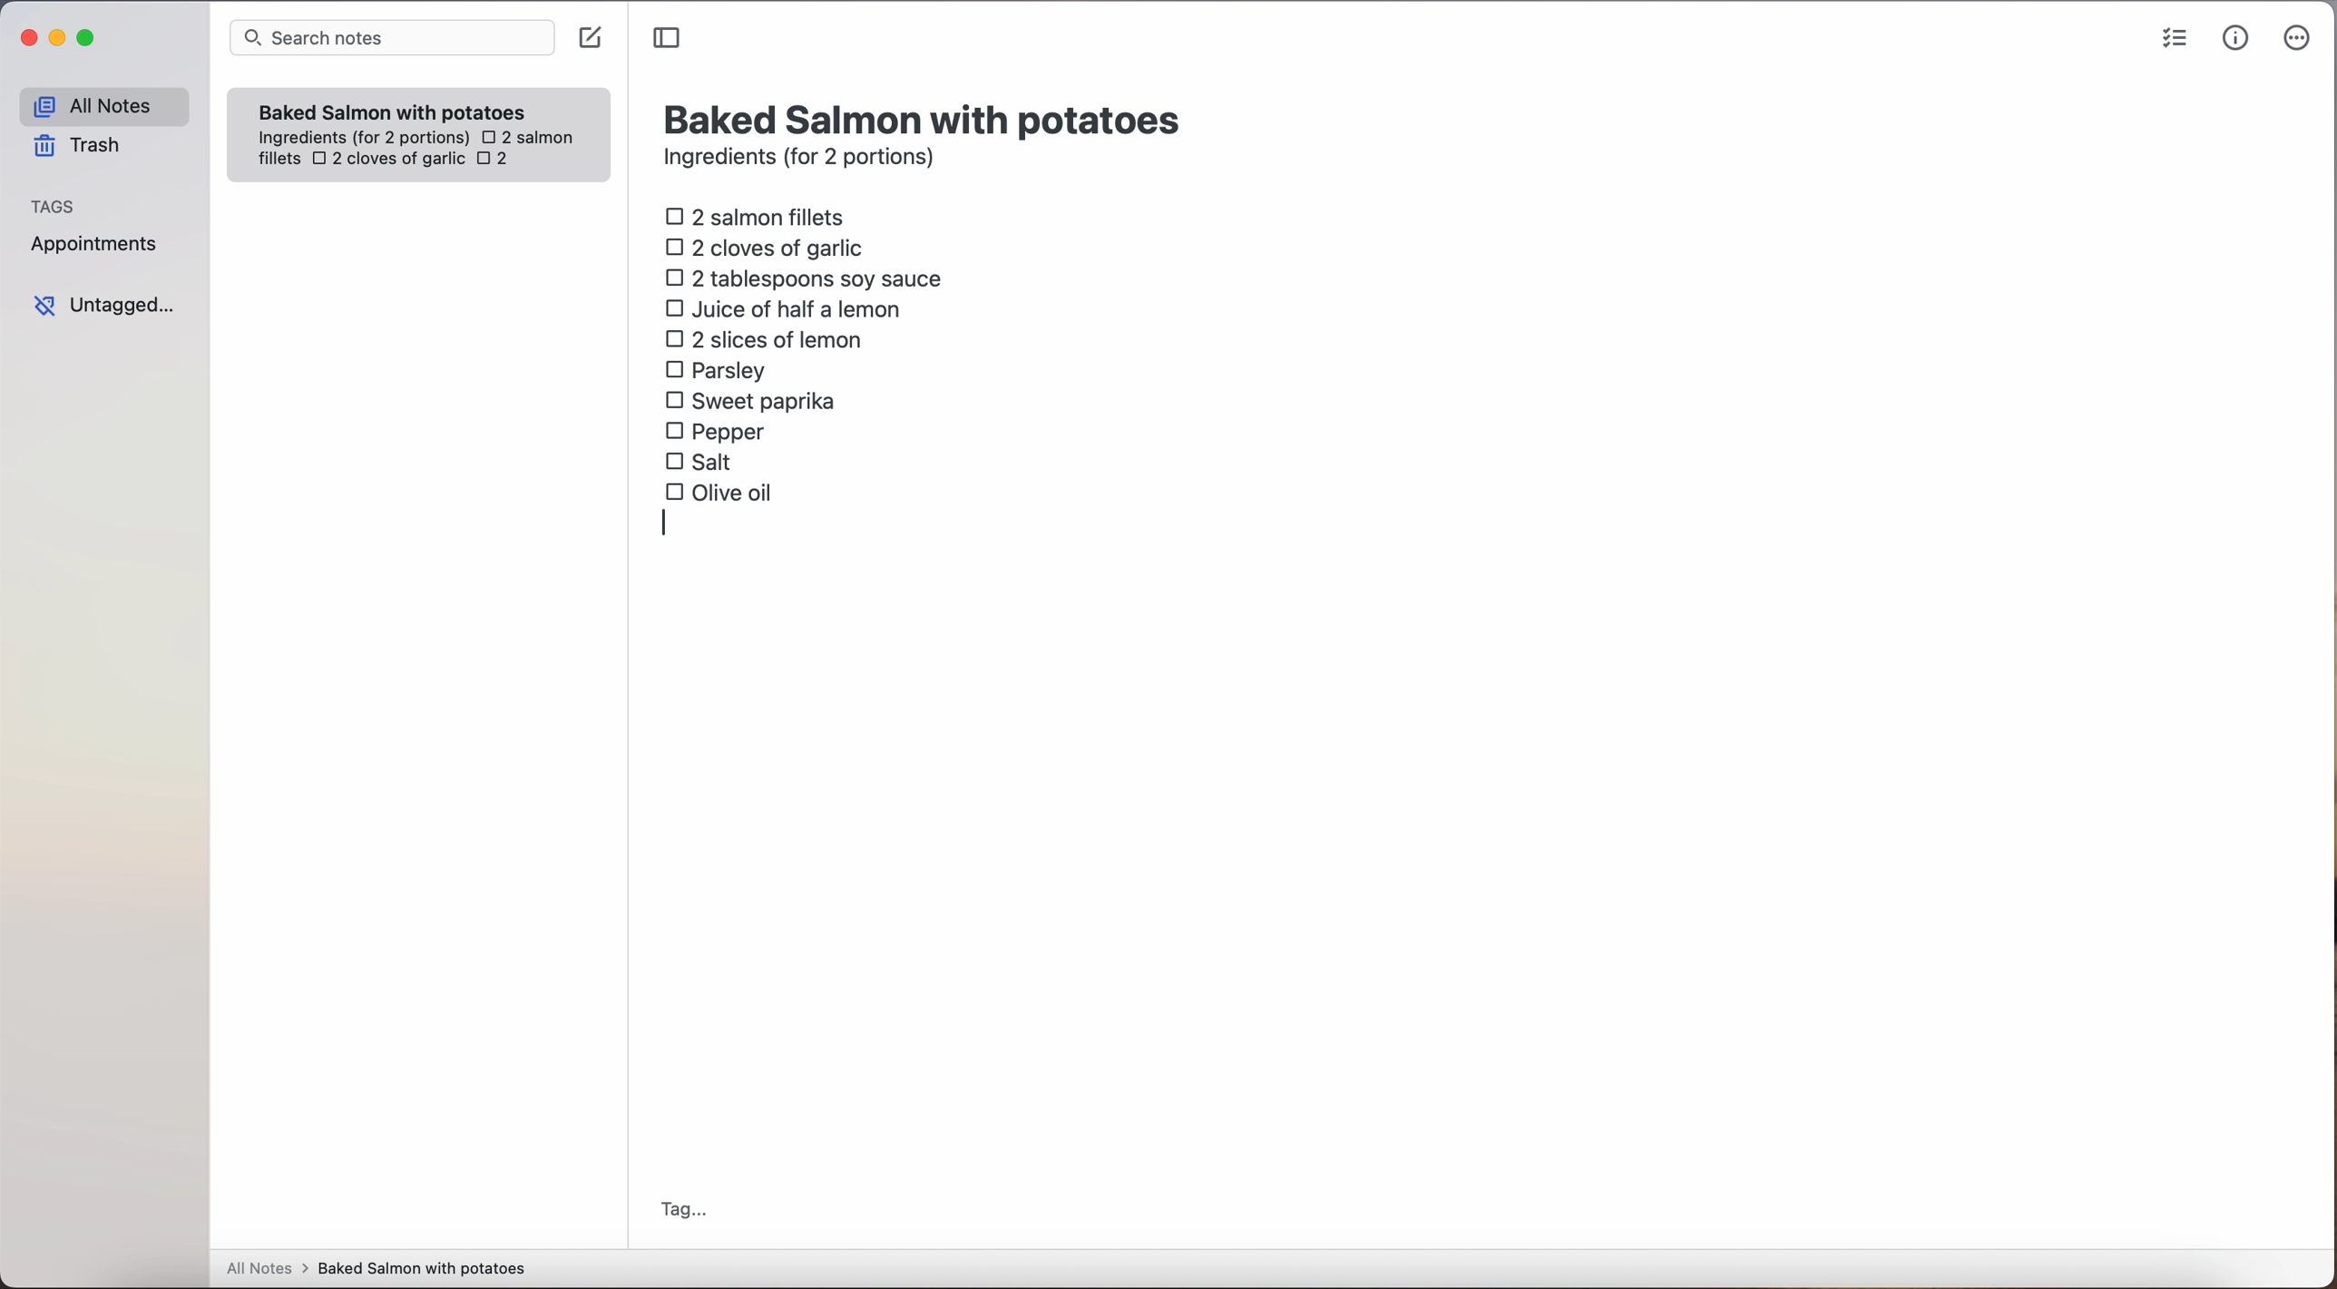  What do you see at coordinates (390, 40) in the screenshot?
I see `search bar` at bounding box center [390, 40].